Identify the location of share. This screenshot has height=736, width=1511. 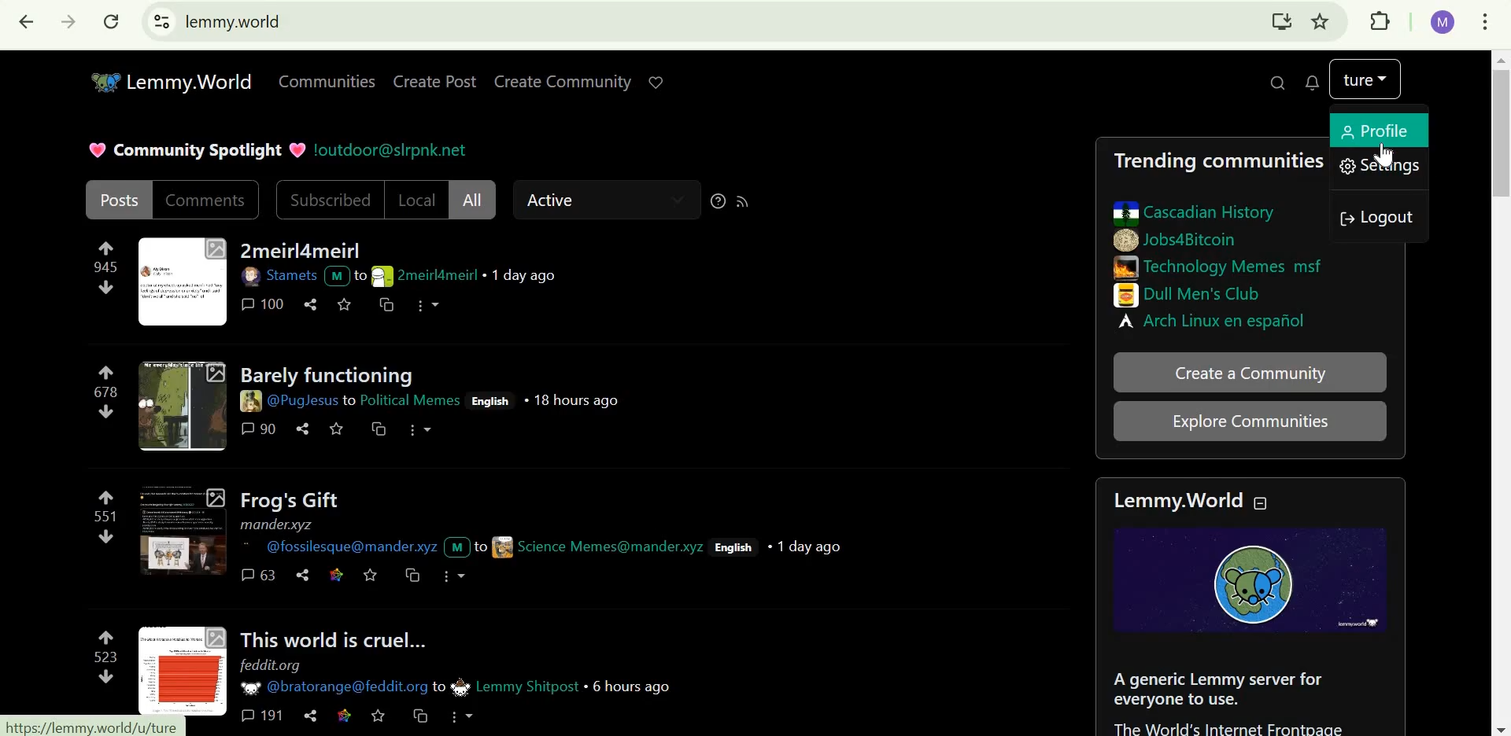
(313, 304).